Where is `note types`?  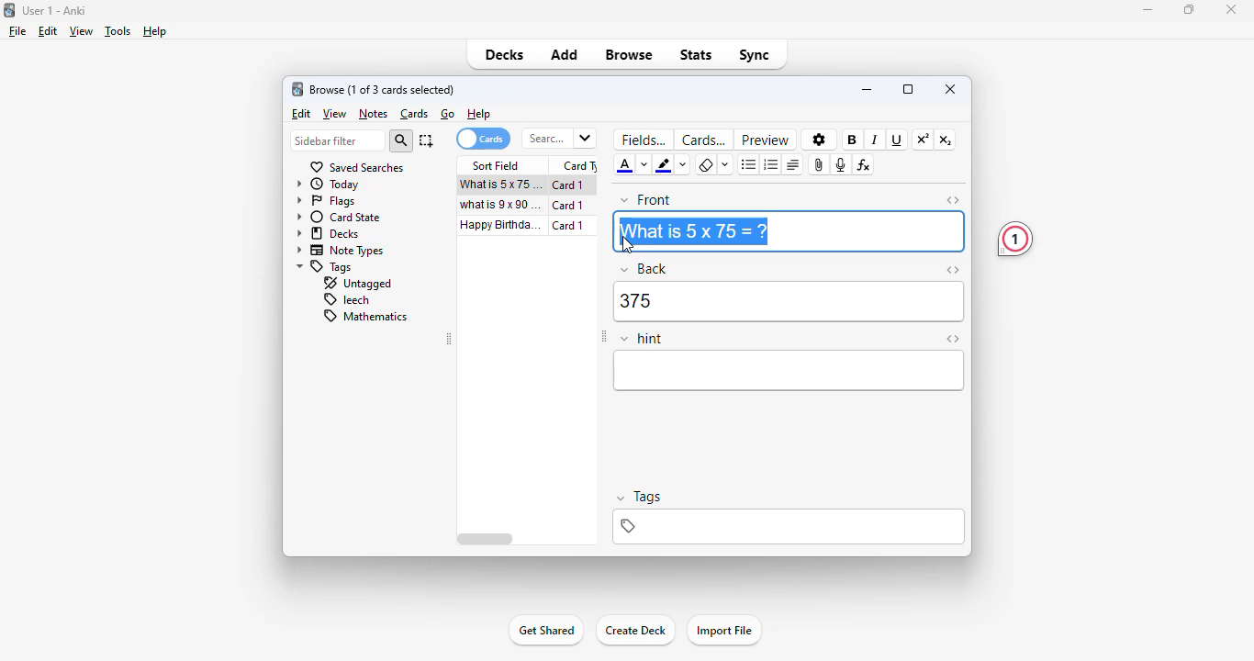
note types is located at coordinates (338, 251).